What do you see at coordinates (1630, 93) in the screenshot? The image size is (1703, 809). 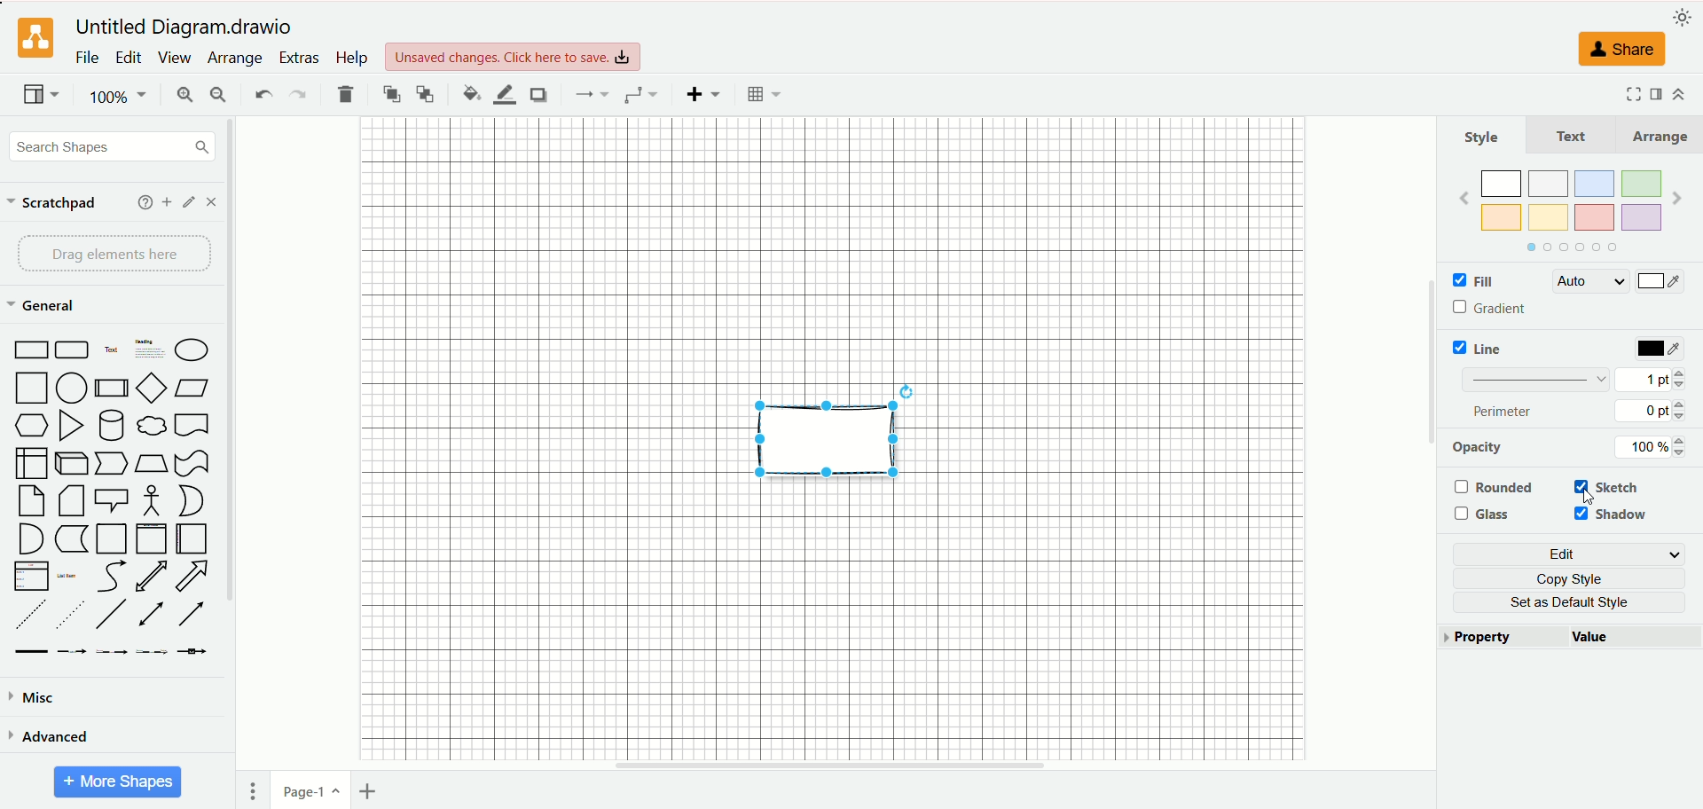 I see `fullscreen` at bounding box center [1630, 93].